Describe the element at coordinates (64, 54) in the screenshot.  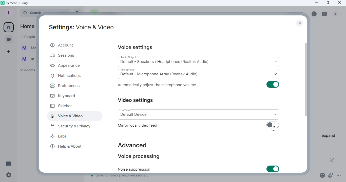
I see `Sessions` at that location.